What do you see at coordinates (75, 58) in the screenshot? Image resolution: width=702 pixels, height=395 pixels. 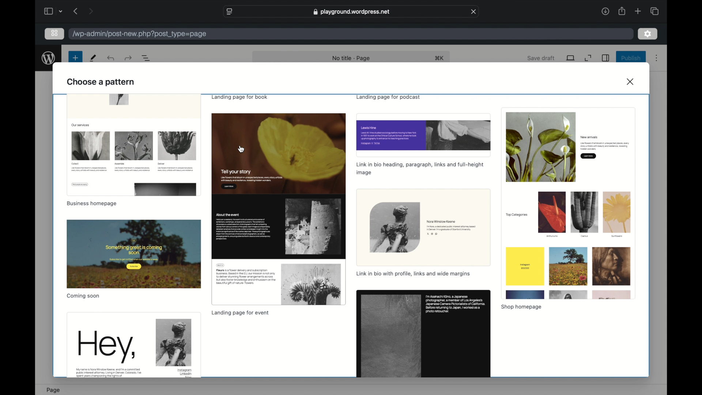 I see `new` at bounding box center [75, 58].